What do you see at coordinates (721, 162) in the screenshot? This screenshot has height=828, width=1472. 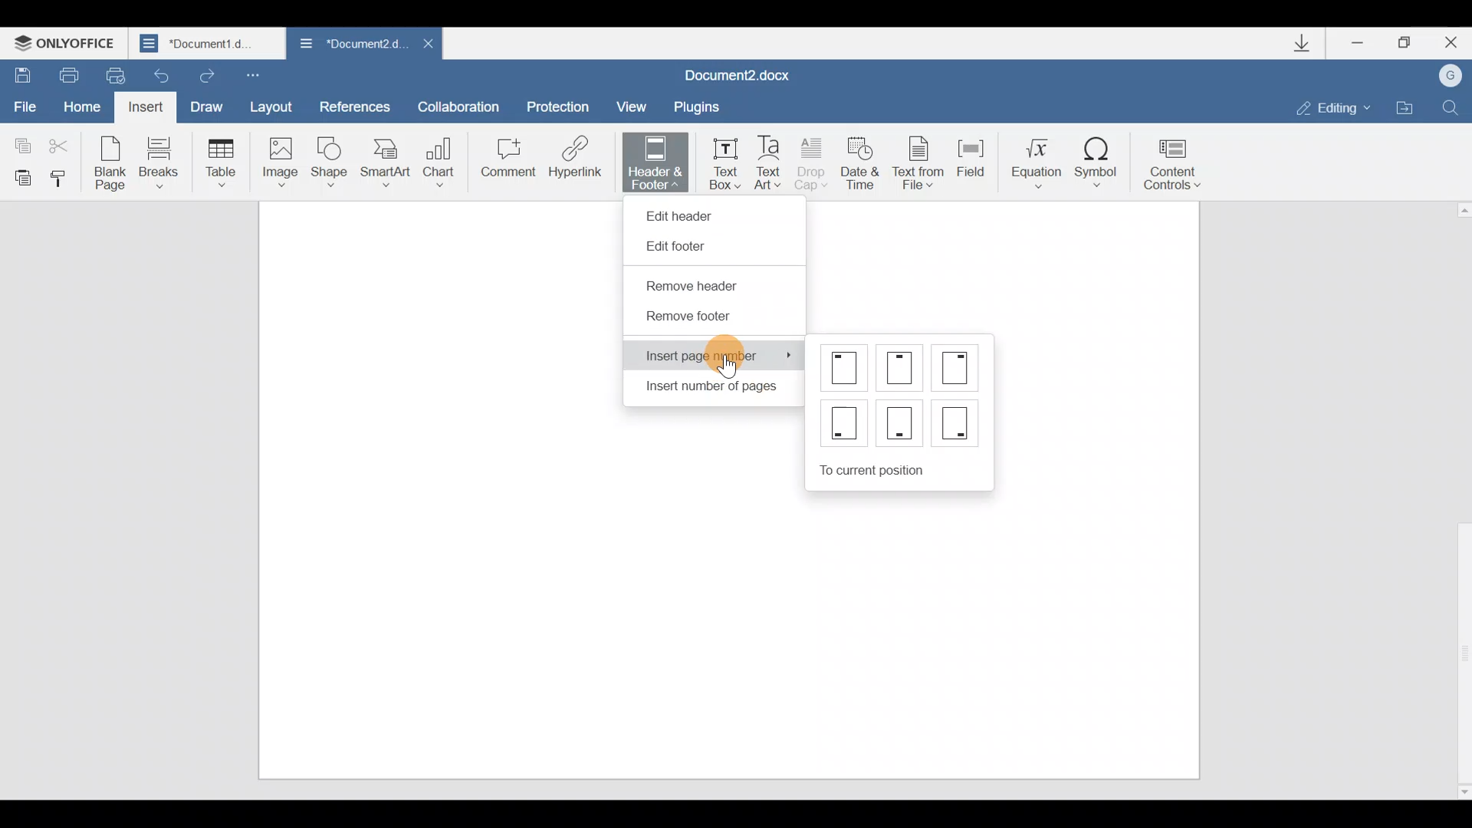 I see `Text box` at bounding box center [721, 162].